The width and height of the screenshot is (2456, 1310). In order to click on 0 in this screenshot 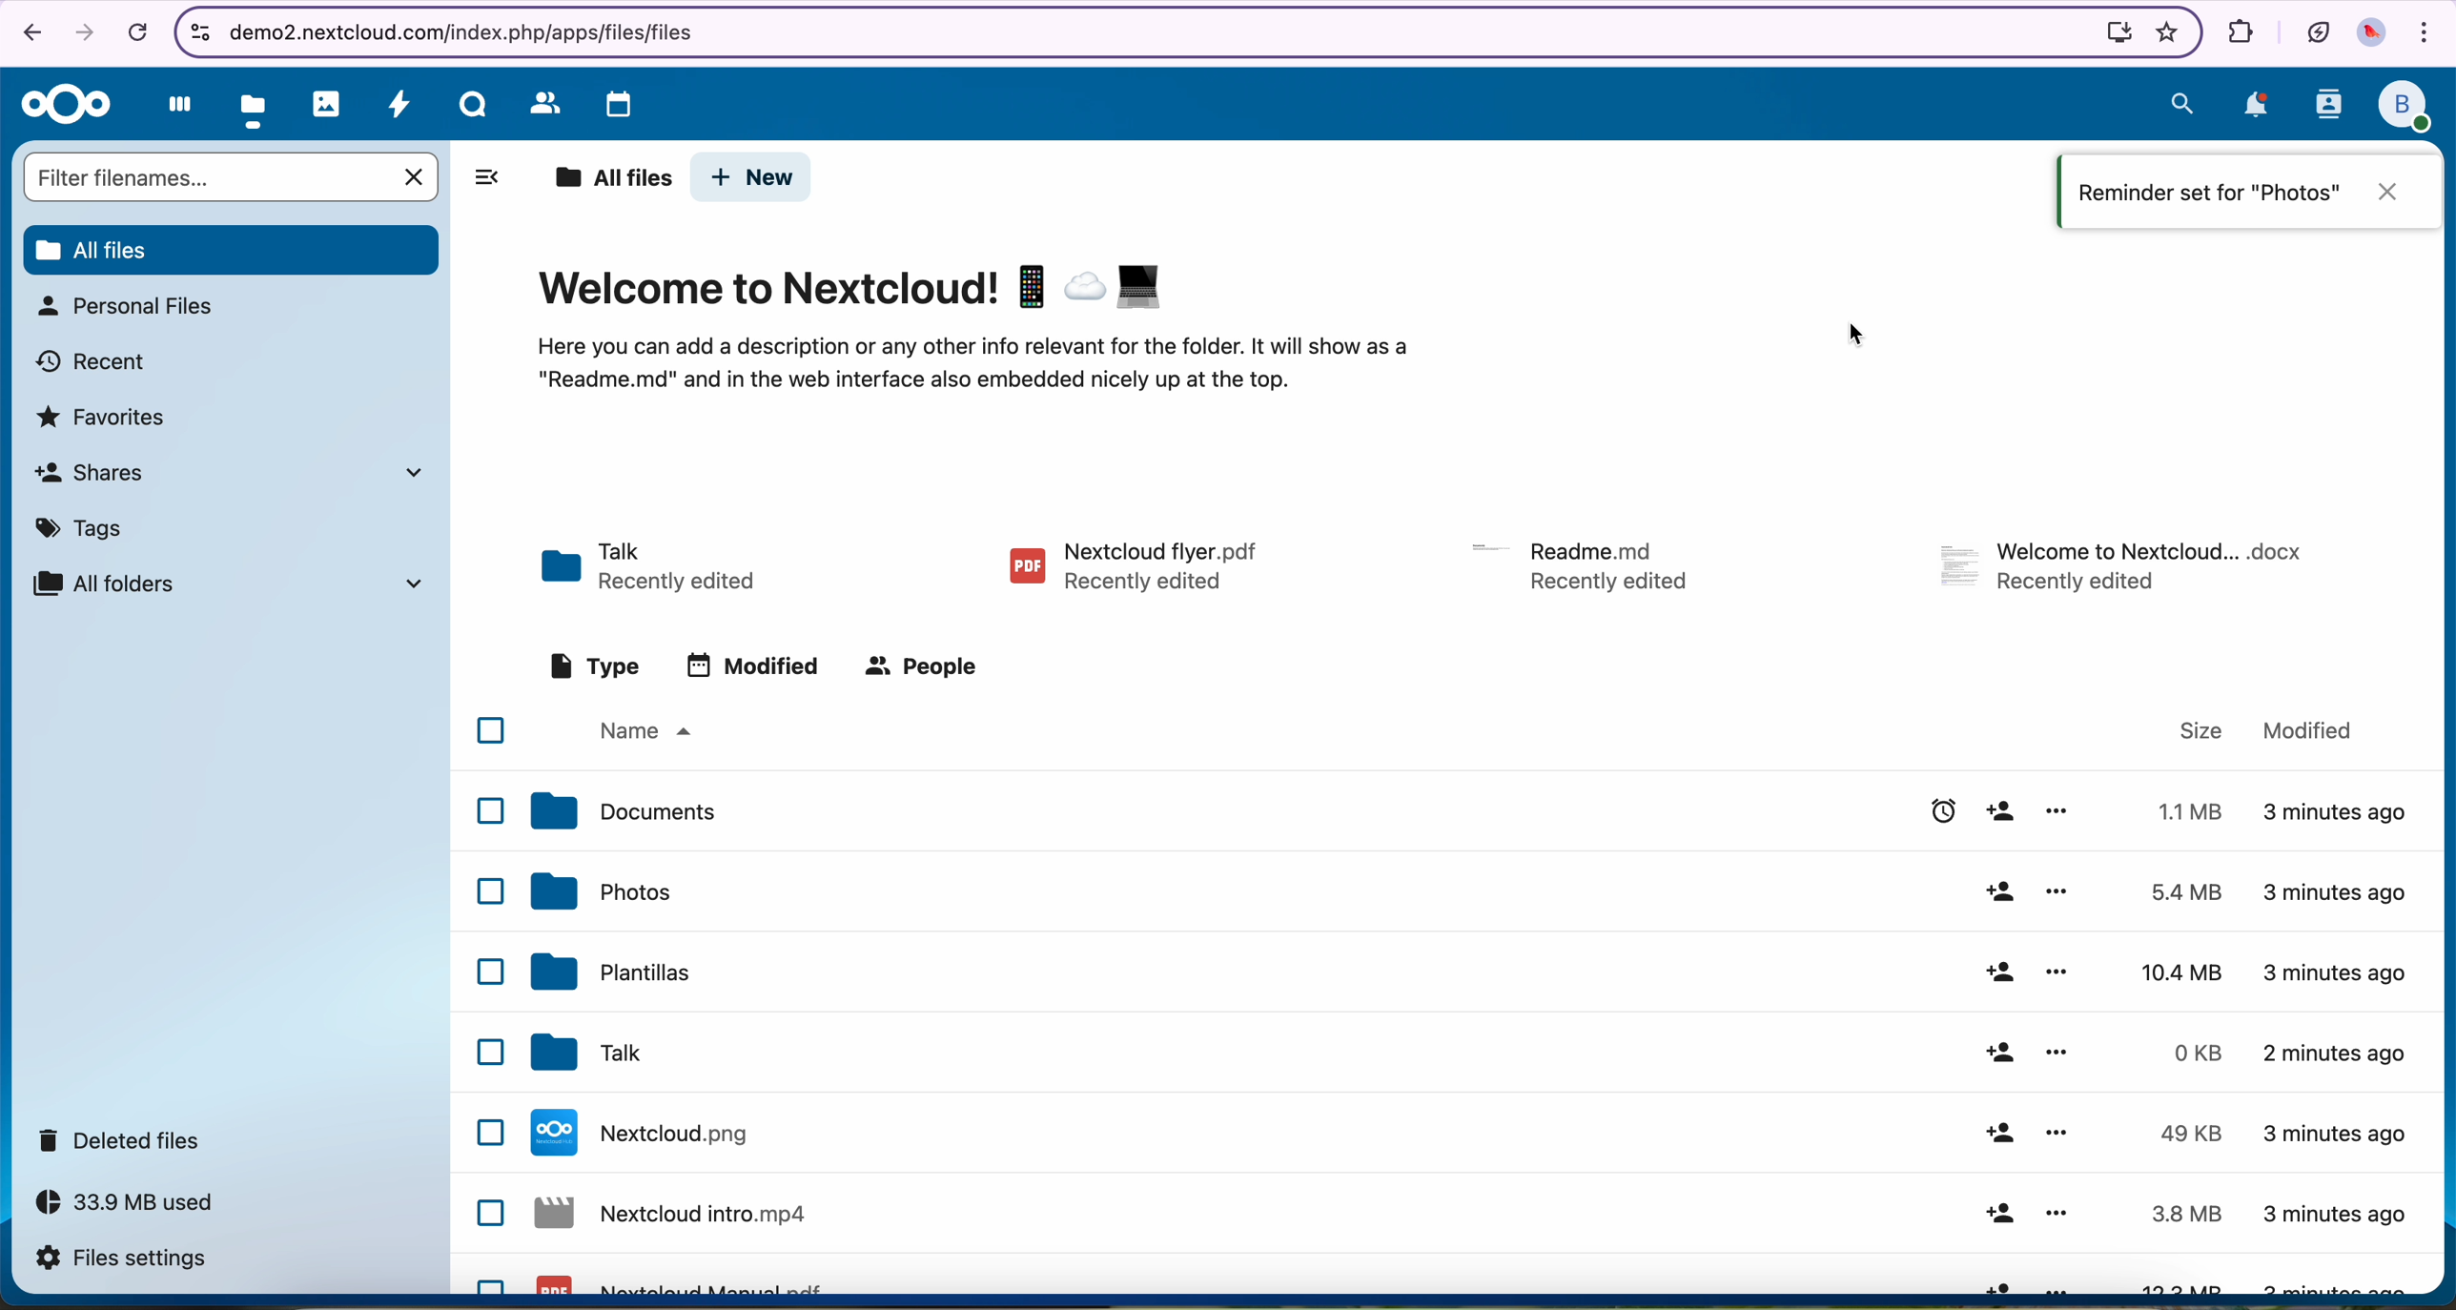, I will do `click(2182, 1053)`.